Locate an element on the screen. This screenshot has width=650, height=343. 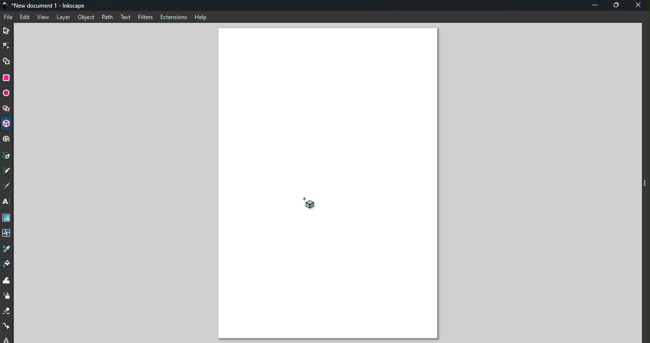
Text tool is located at coordinates (8, 202).